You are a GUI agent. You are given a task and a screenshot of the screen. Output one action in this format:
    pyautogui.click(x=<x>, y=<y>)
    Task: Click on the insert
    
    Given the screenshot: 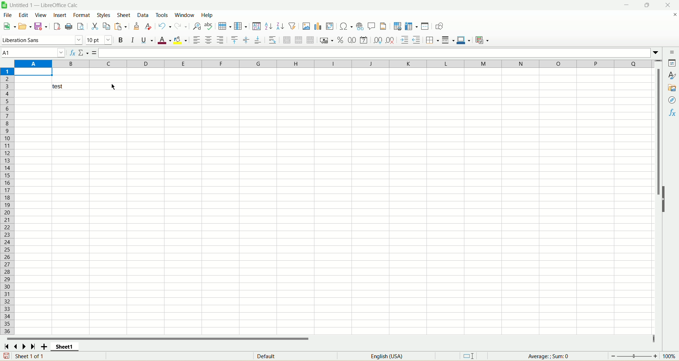 What is the action you would take?
    pyautogui.click(x=60, y=15)
    